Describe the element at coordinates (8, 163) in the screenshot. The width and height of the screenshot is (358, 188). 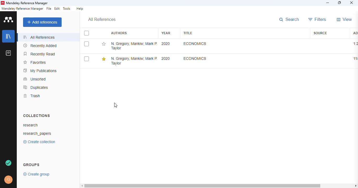
I see `favorite reference synced & saved` at that location.